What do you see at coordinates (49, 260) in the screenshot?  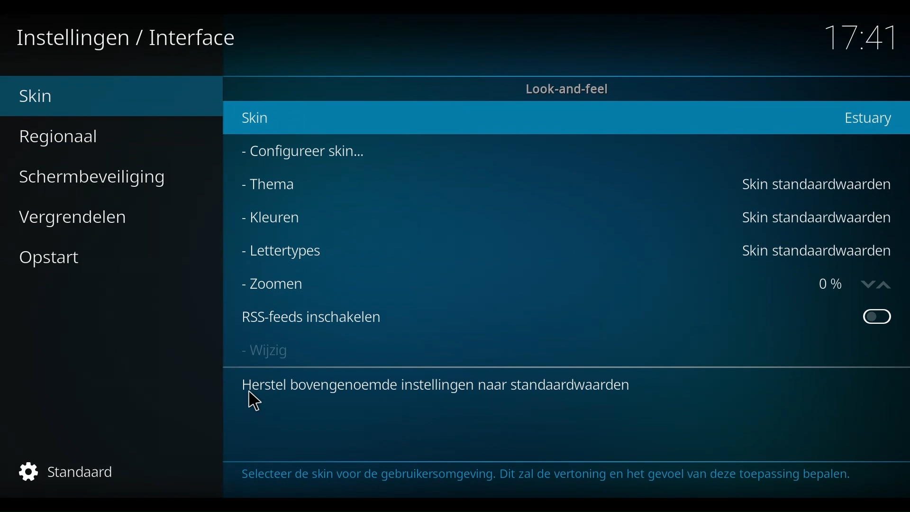 I see `Opstart` at bounding box center [49, 260].